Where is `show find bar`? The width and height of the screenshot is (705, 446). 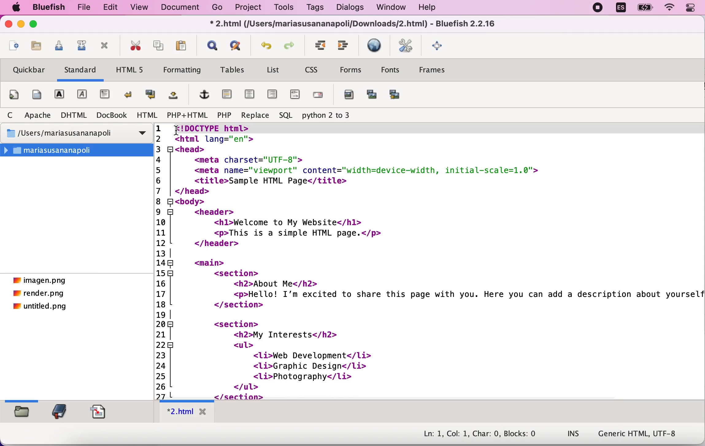 show find bar is located at coordinates (213, 46).